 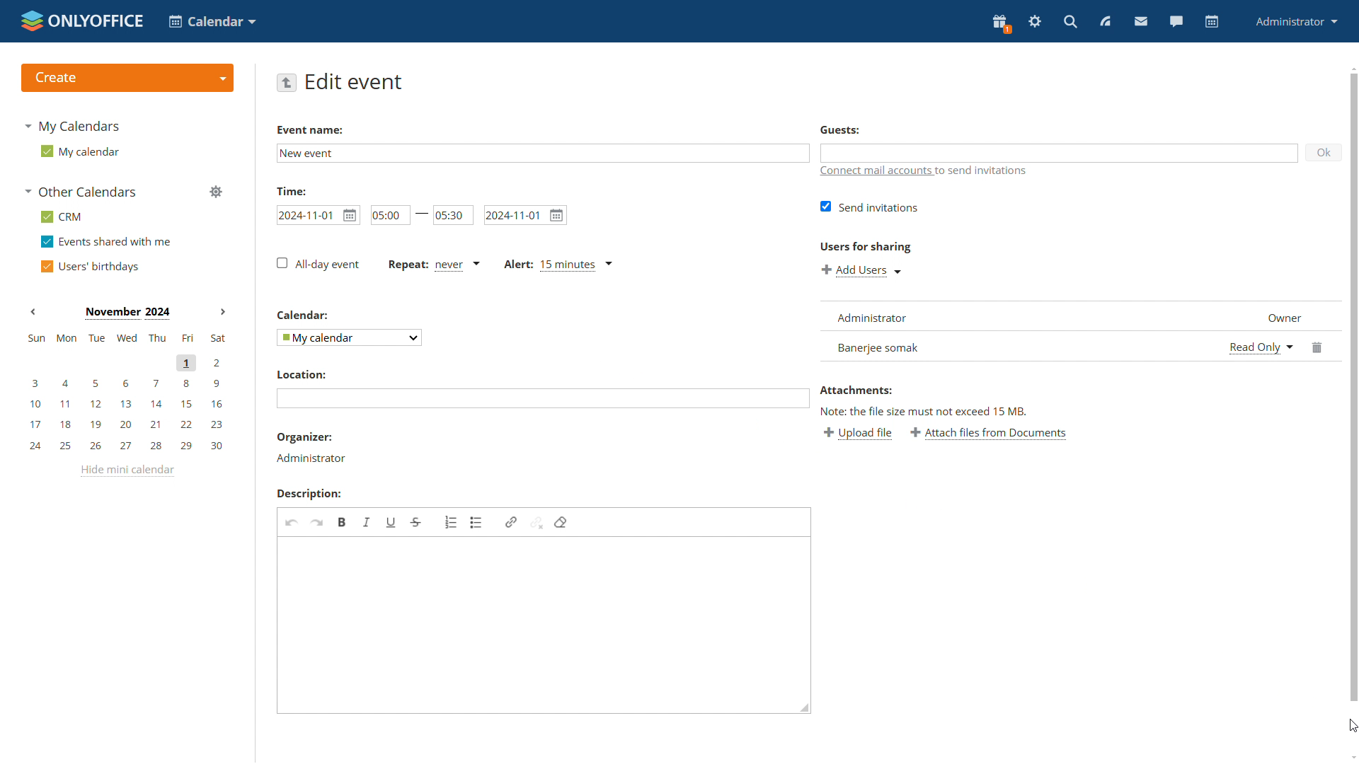 I want to click on Next month, so click(x=222, y=312).